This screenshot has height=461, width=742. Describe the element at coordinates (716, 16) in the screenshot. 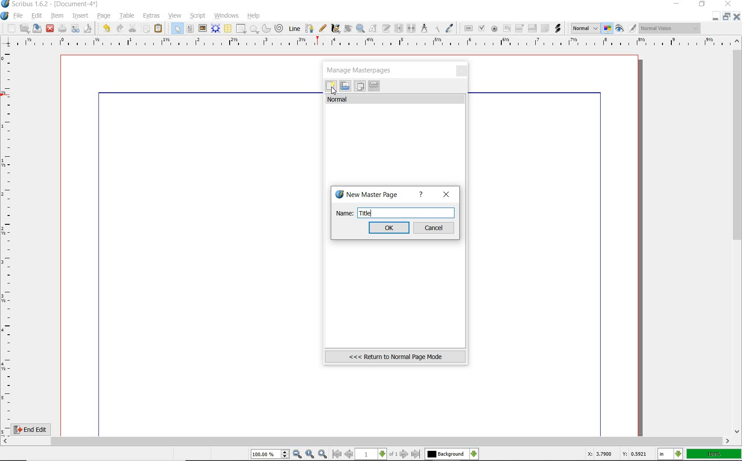

I see `minimize` at that location.